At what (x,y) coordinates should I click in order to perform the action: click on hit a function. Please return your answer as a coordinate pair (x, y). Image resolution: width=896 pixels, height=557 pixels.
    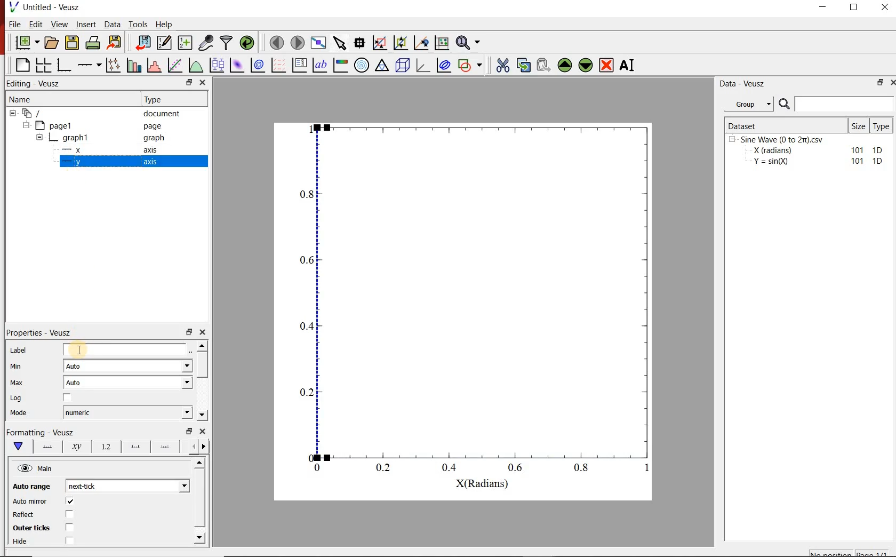
    Looking at the image, I should click on (176, 65).